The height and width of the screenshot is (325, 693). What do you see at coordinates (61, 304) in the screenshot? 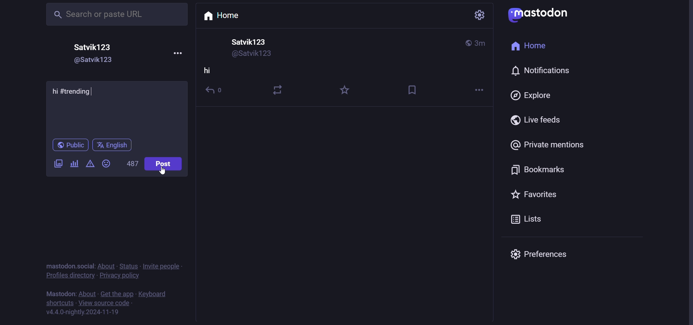
I see `shortcut` at bounding box center [61, 304].